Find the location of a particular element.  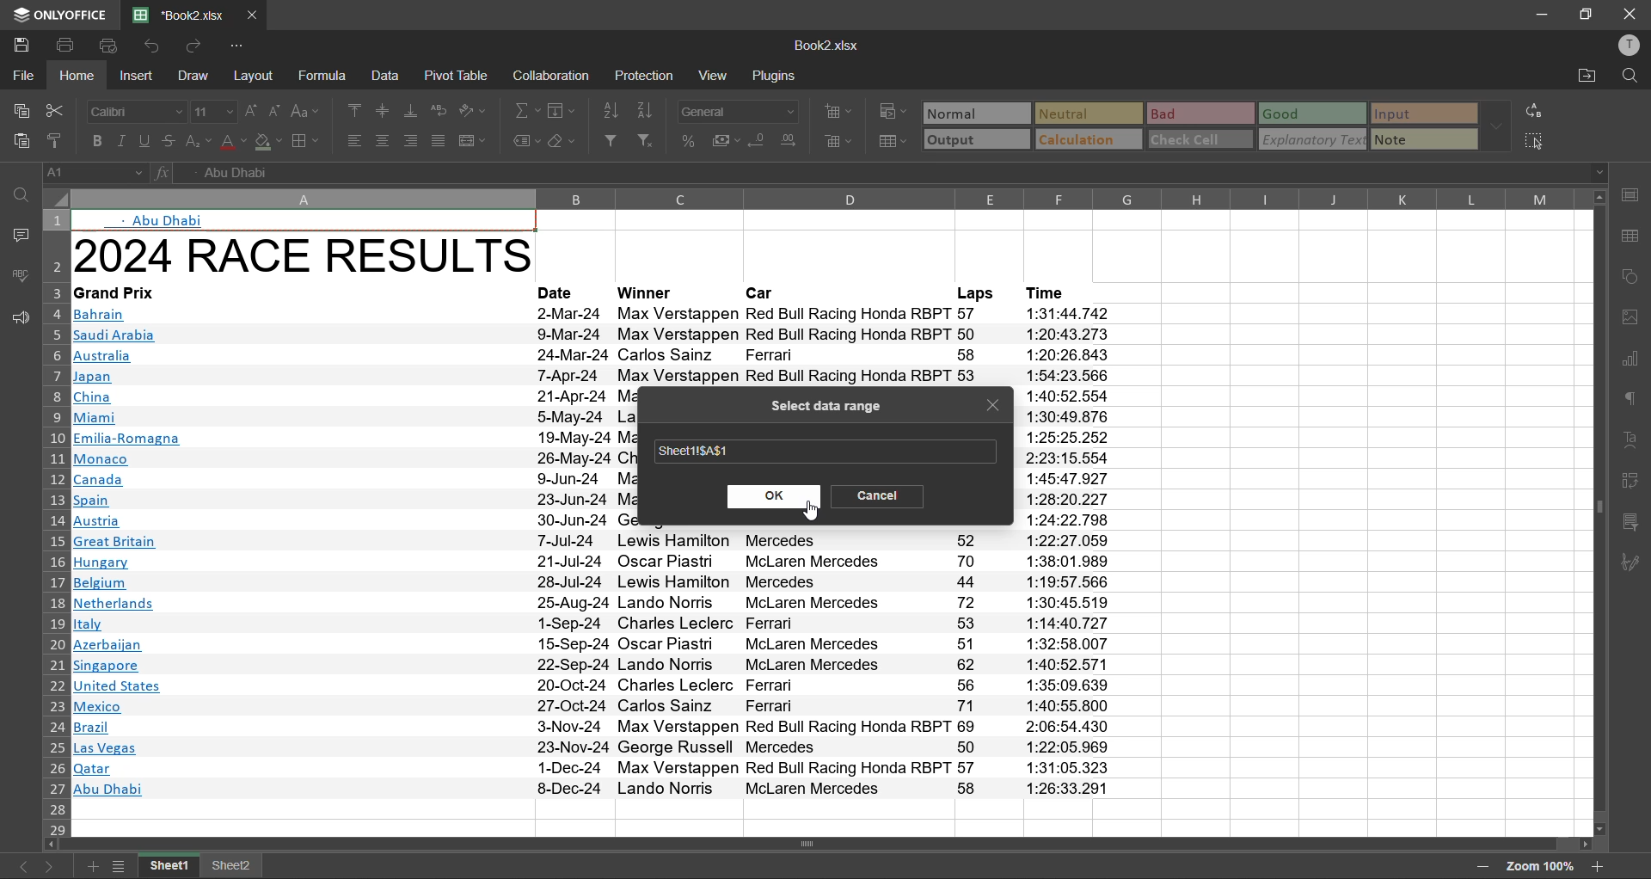

open location is located at coordinates (1583, 76).